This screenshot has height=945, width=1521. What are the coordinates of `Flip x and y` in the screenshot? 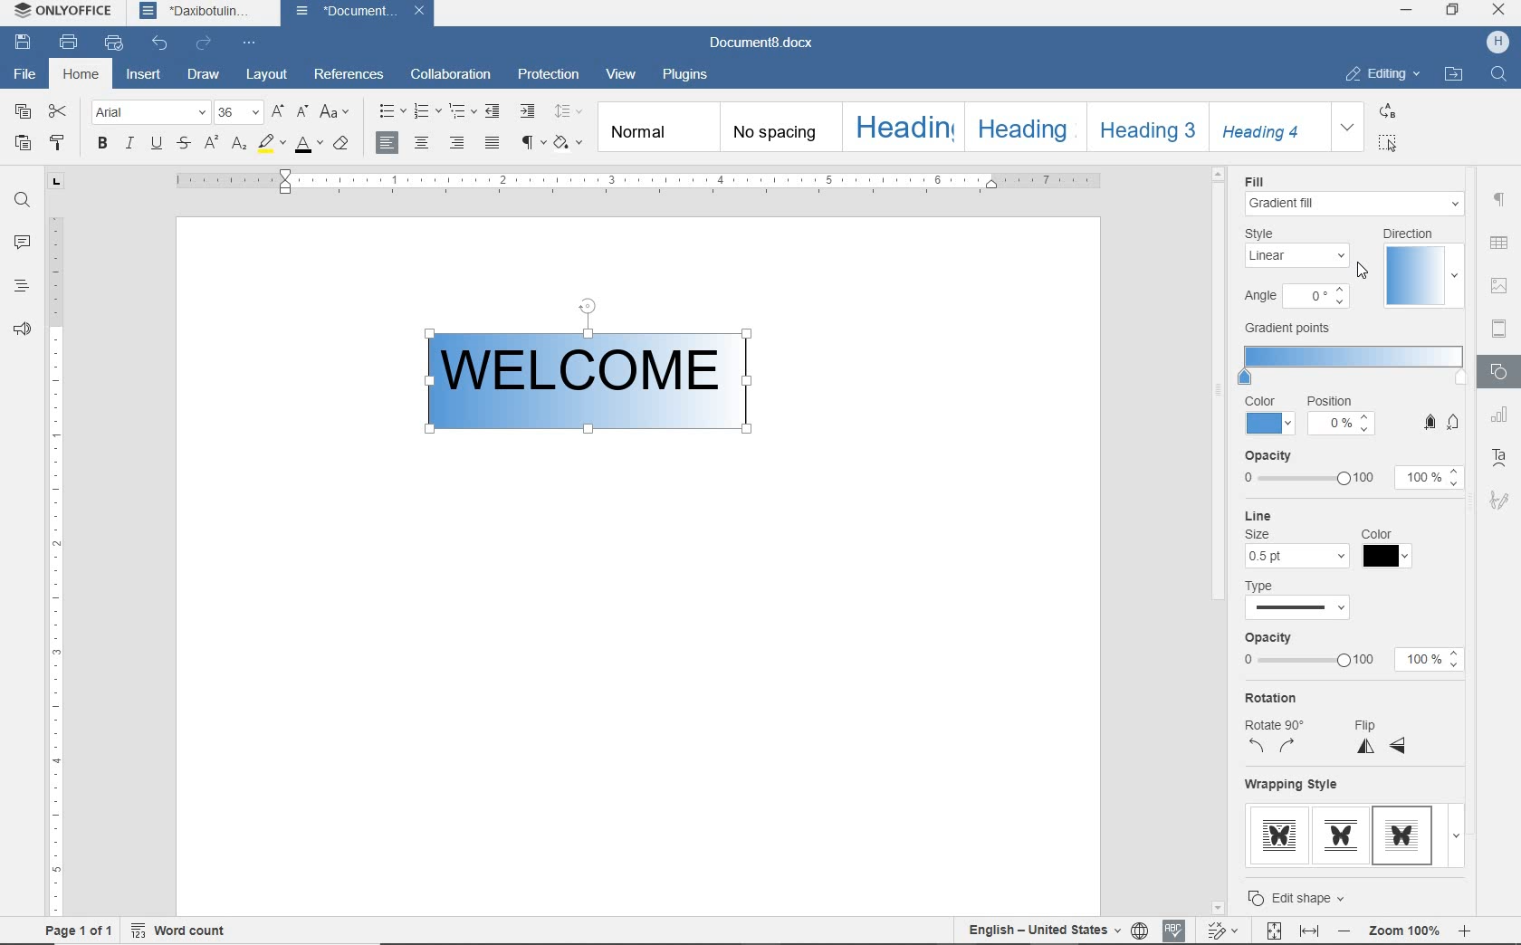 It's located at (1386, 749).